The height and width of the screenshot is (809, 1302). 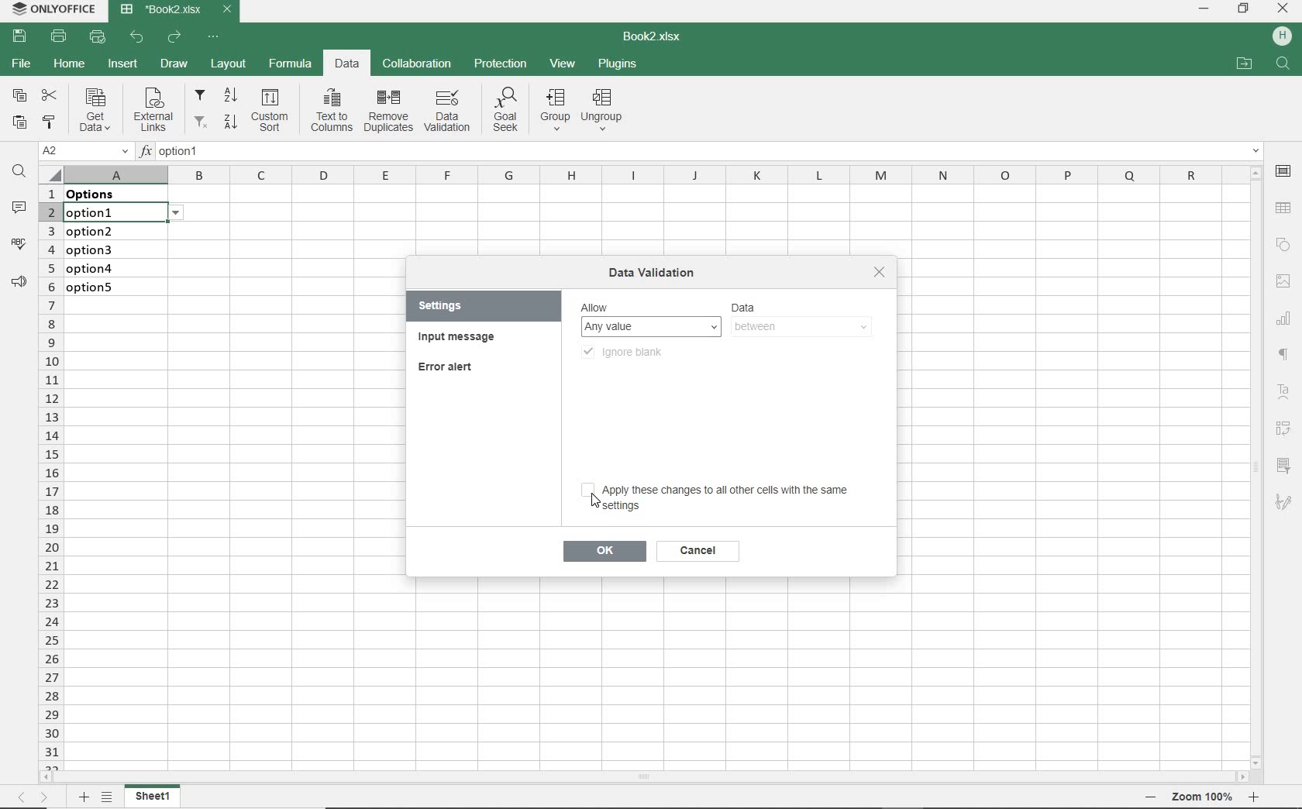 What do you see at coordinates (605, 110) in the screenshot?
I see `Ungroup` at bounding box center [605, 110].